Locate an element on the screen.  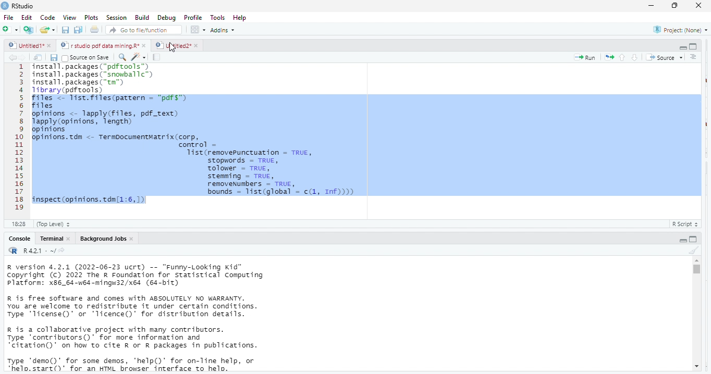
go to file /function is located at coordinates (142, 29).